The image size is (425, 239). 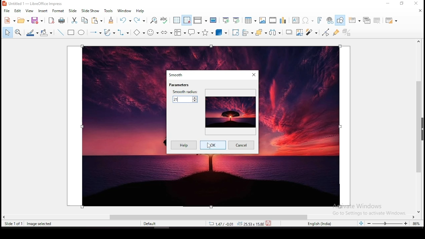 I want to click on new tool, so click(x=9, y=21).